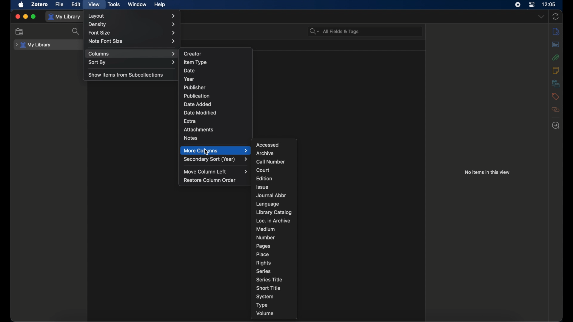  Describe the element at coordinates (541, 16) in the screenshot. I see `dropdown` at that location.